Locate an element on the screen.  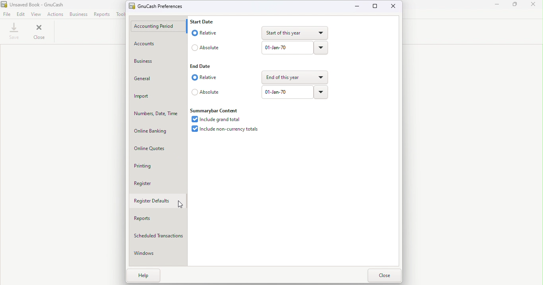
Reports is located at coordinates (101, 14).